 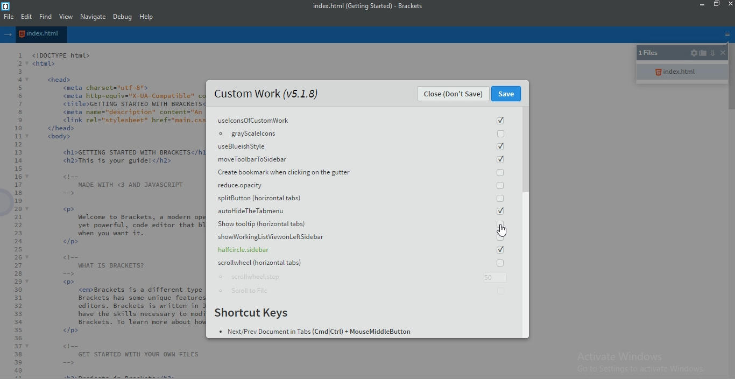 What do you see at coordinates (453, 94) in the screenshot?
I see `Close (Don't Save) ` at bounding box center [453, 94].